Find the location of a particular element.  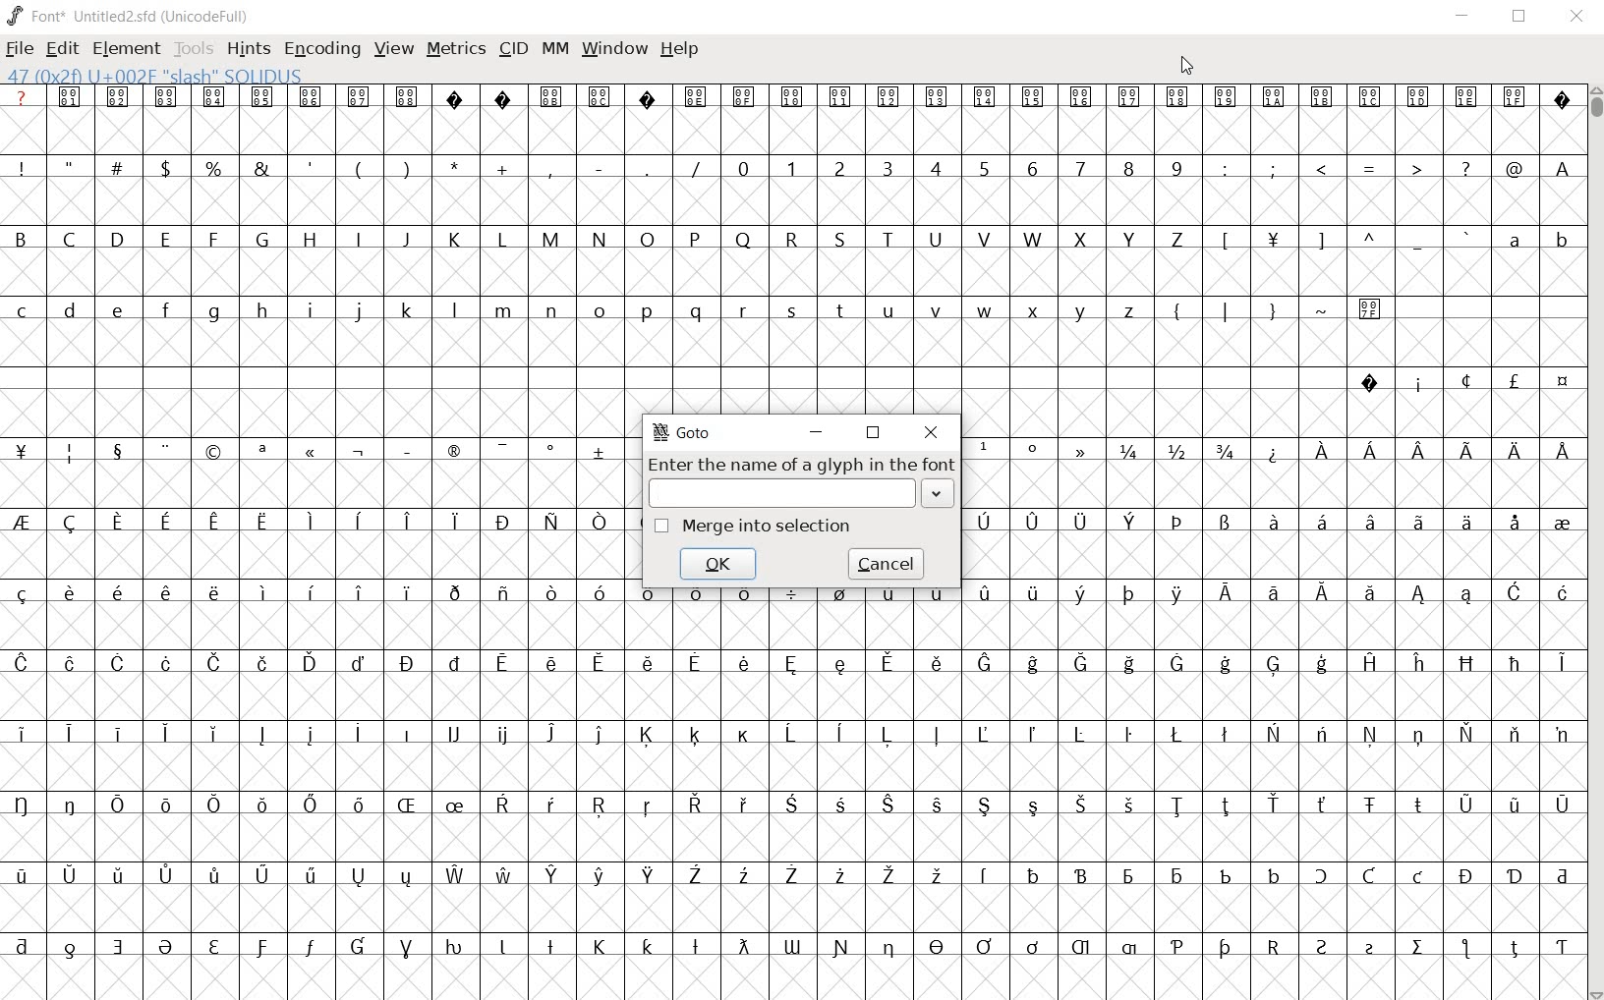

special letters is located at coordinates (788, 875).